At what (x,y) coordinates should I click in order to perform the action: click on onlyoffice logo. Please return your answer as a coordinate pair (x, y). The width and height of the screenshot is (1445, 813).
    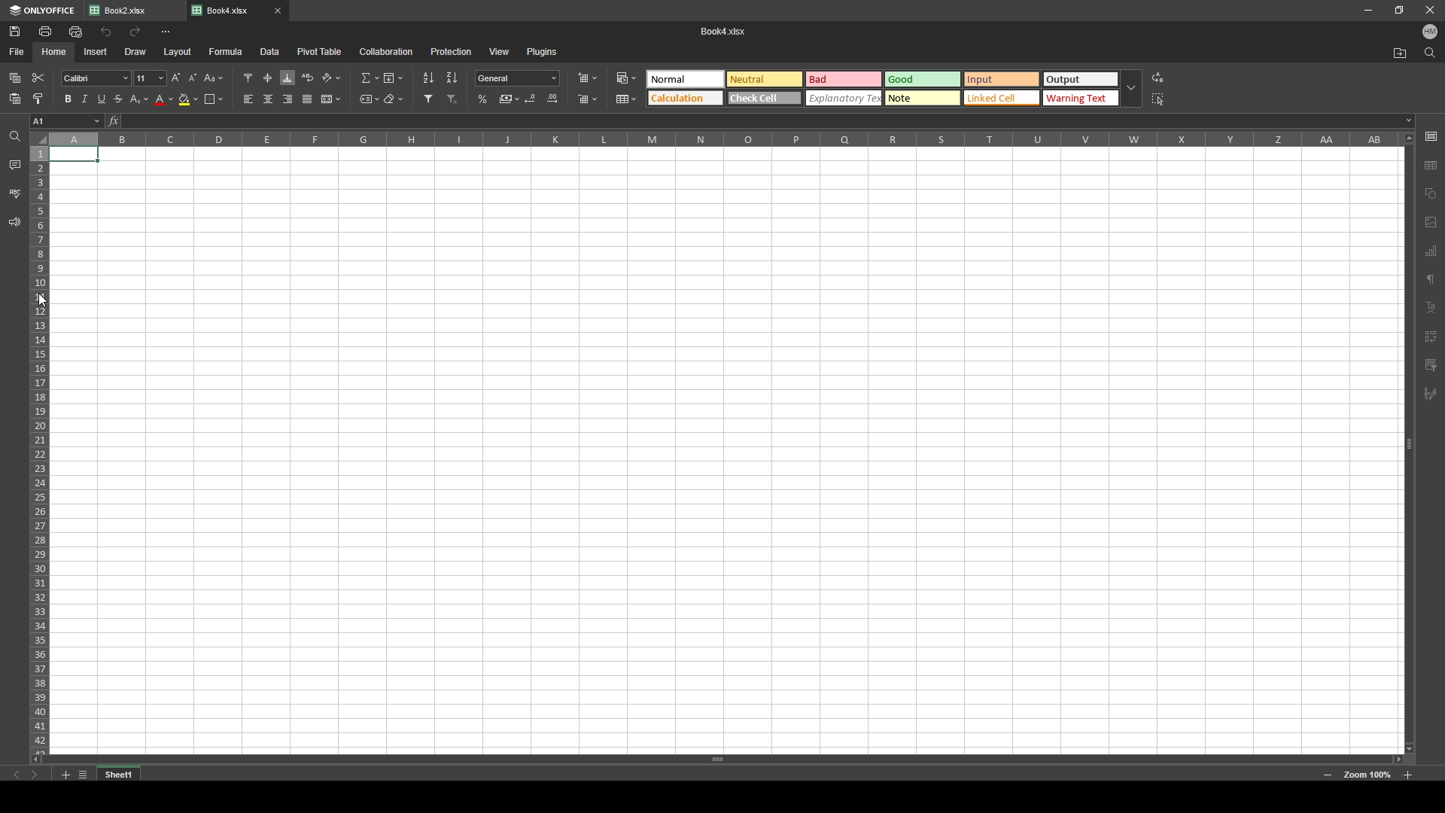
    Looking at the image, I should click on (19, 11).